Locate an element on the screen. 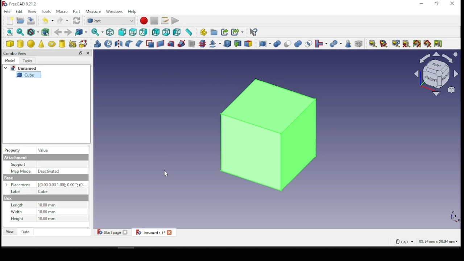  measure angular is located at coordinates (384, 44).